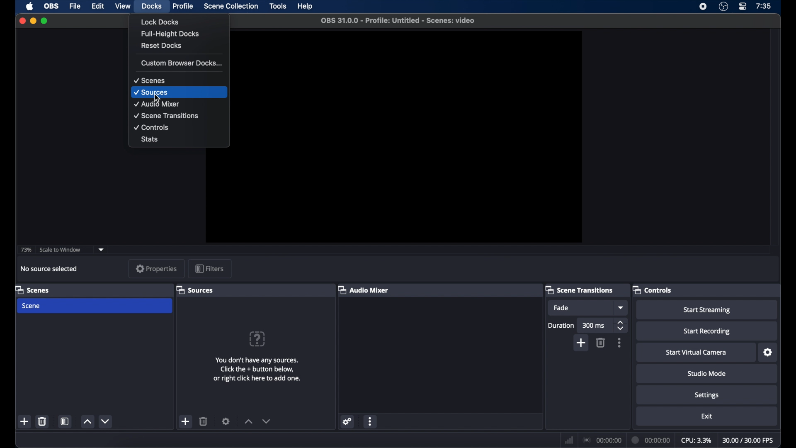 Image resolution: width=796 pixels, height=448 pixels. Describe the element at coordinates (704, 7) in the screenshot. I see `screen recorder icon` at that location.